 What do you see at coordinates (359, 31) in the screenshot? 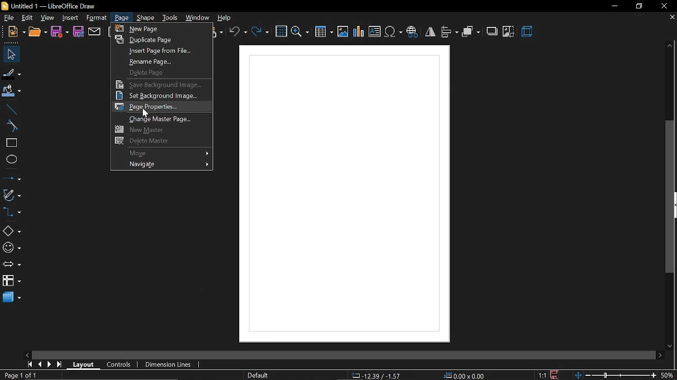
I see `insert chart` at bounding box center [359, 31].